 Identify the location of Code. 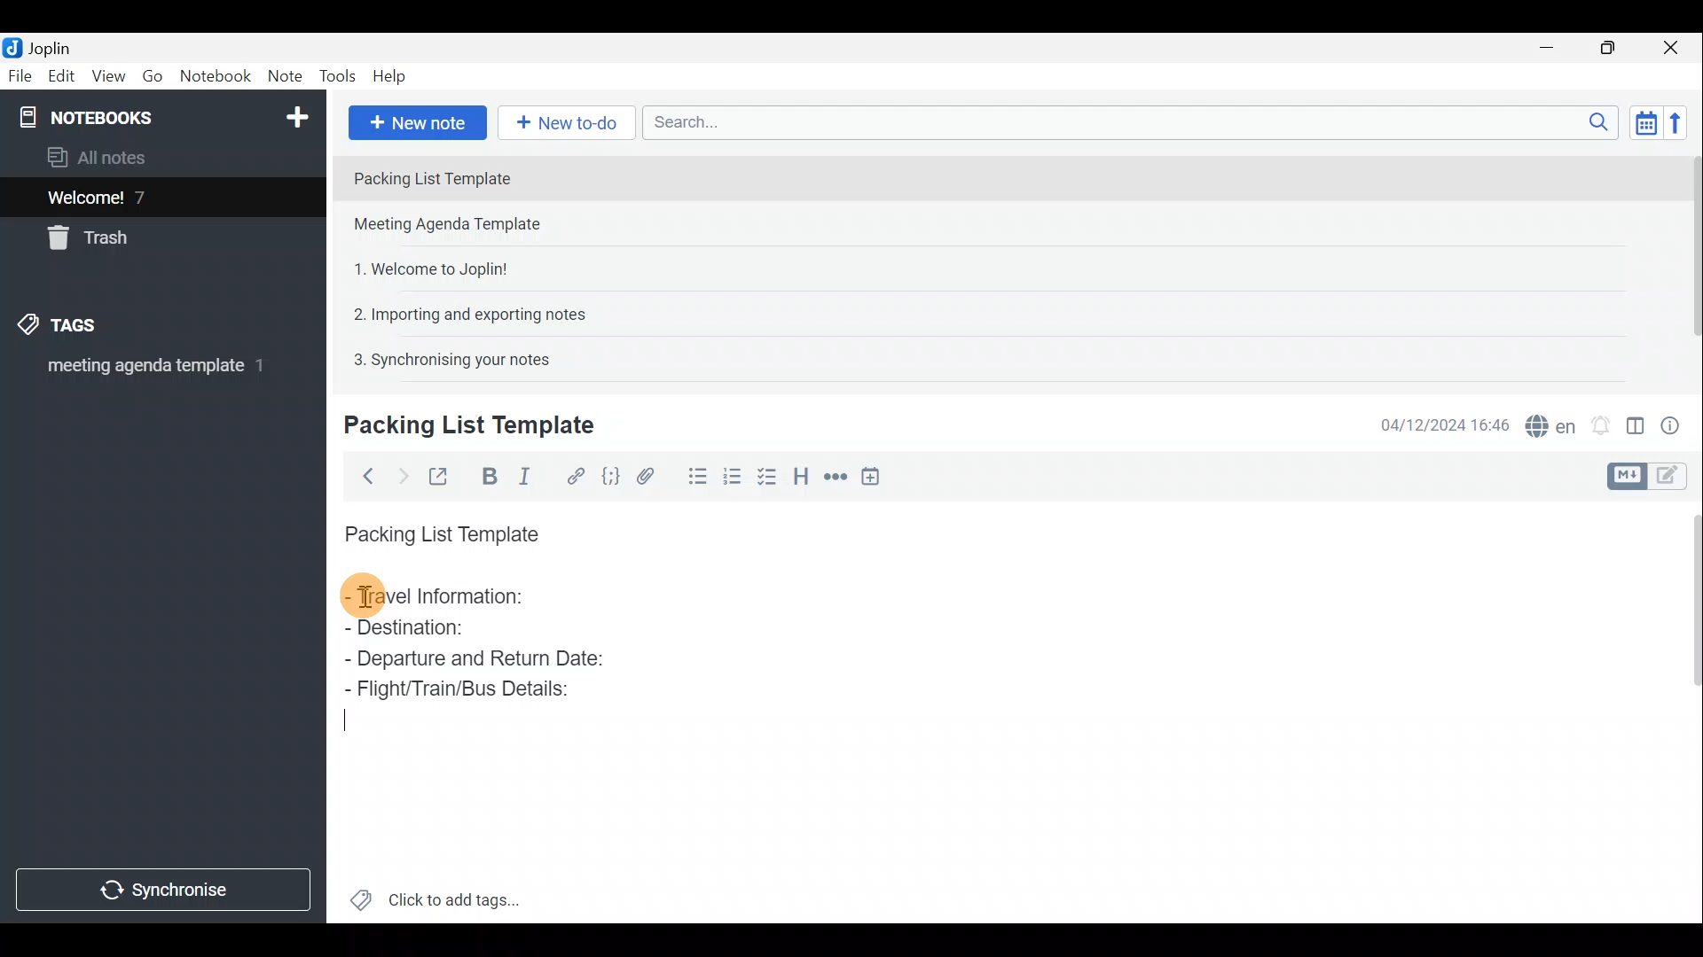
(610, 475).